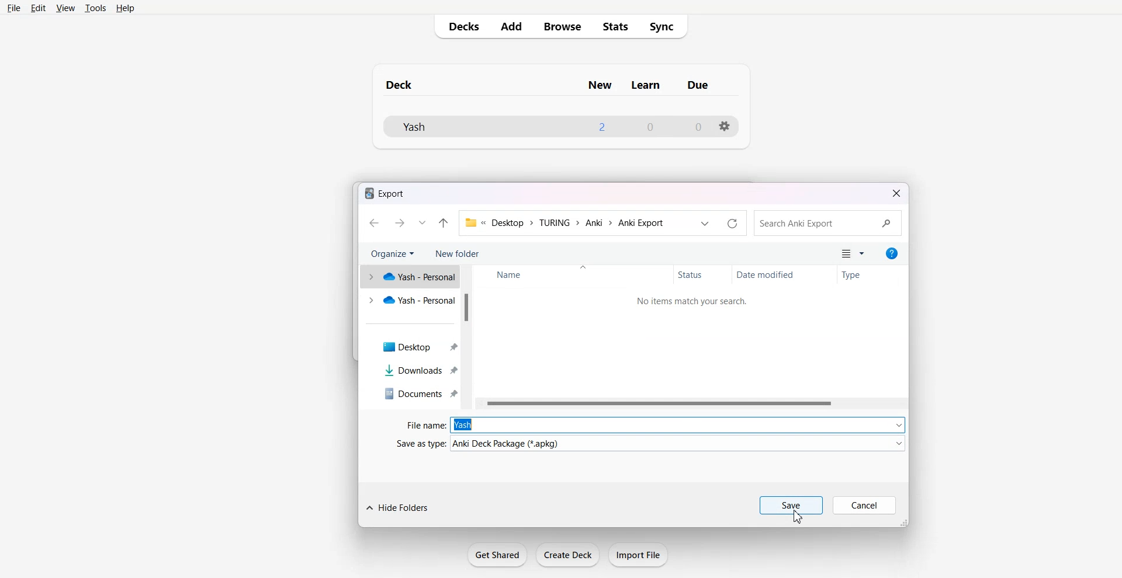 The width and height of the screenshot is (1122, 578). Describe the element at coordinates (732, 223) in the screenshot. I see `Refresh` at that location.